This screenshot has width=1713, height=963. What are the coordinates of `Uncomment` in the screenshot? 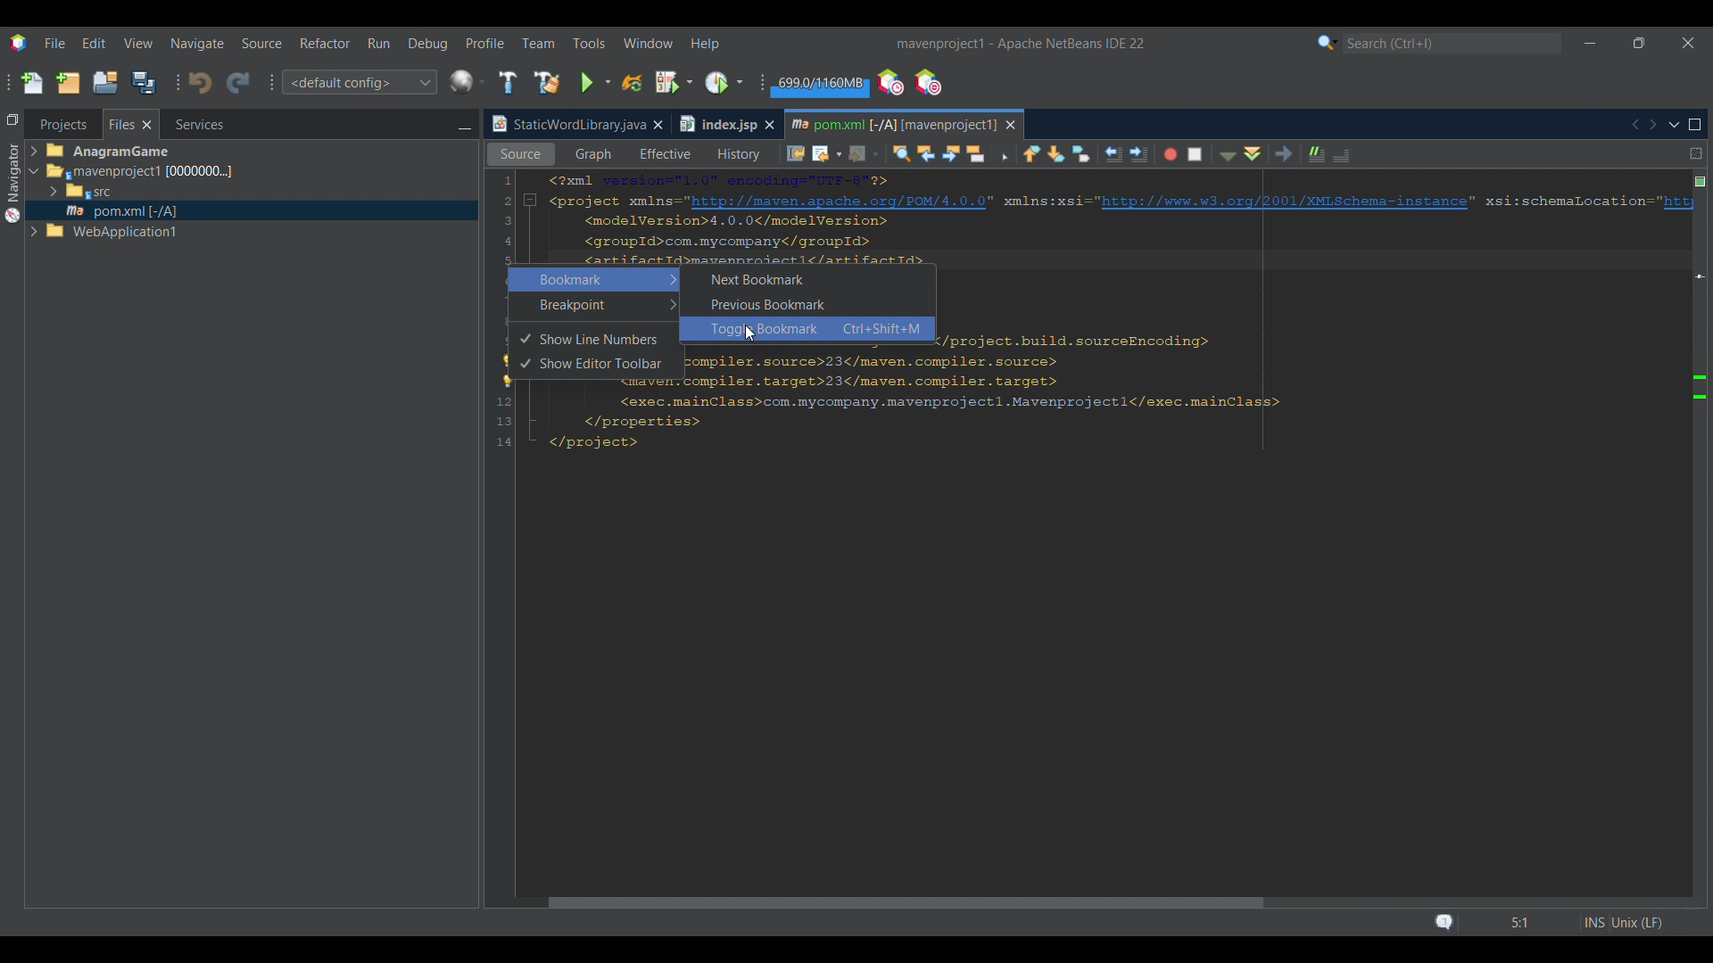 It's located at (1348, 153).